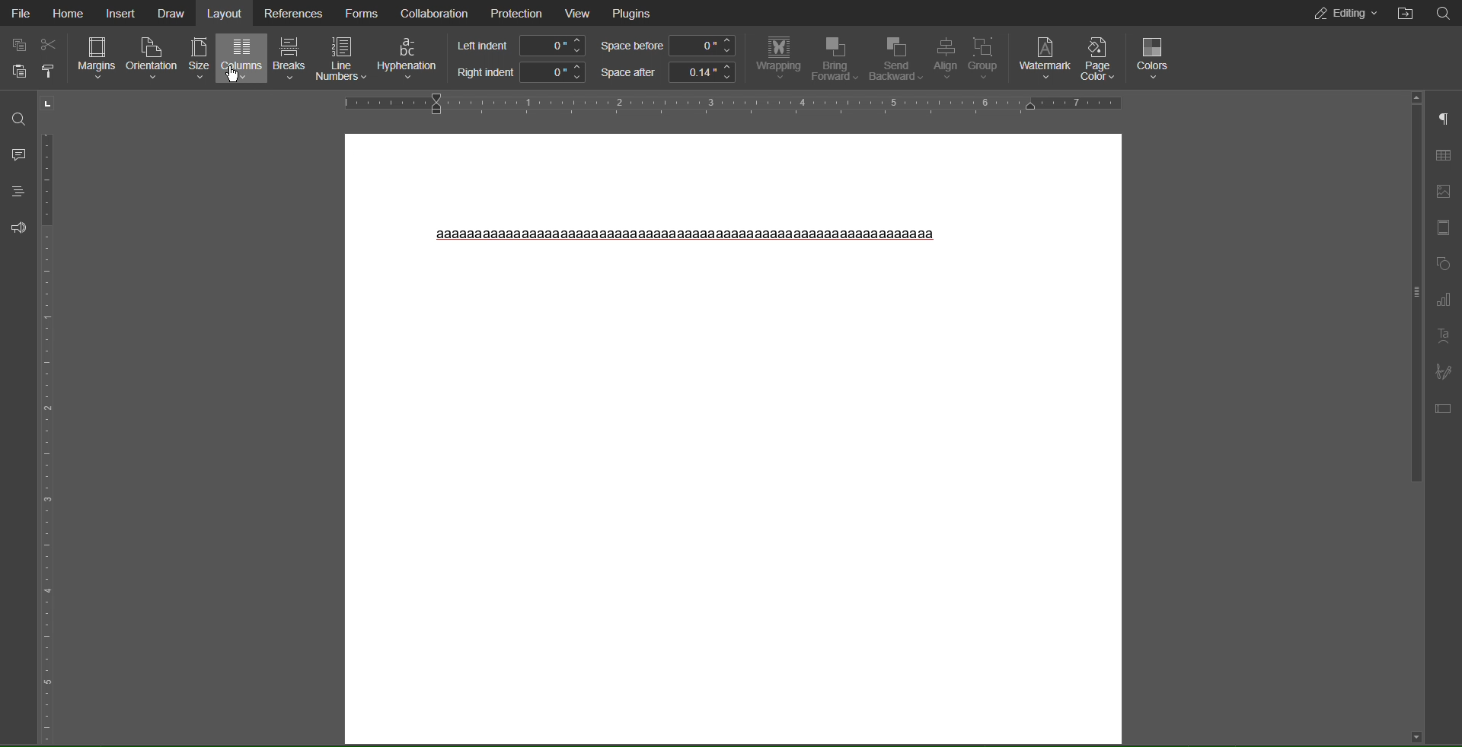 The image size is (1462, 747). What do you see at coordinates (1443, 14) in the screenshot?
I see `Search` at bounding box center [1443, 14].